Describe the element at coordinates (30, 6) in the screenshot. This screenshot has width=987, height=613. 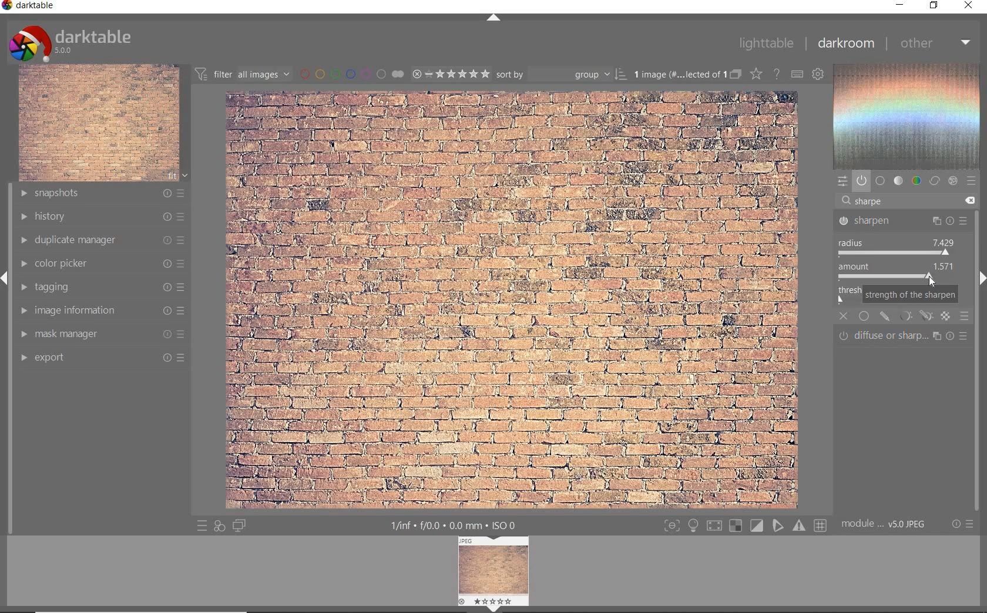
I see `darktable` at that location.